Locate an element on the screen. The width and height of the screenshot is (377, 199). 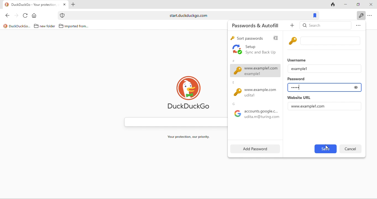
search is located at coordinates (326, 26).